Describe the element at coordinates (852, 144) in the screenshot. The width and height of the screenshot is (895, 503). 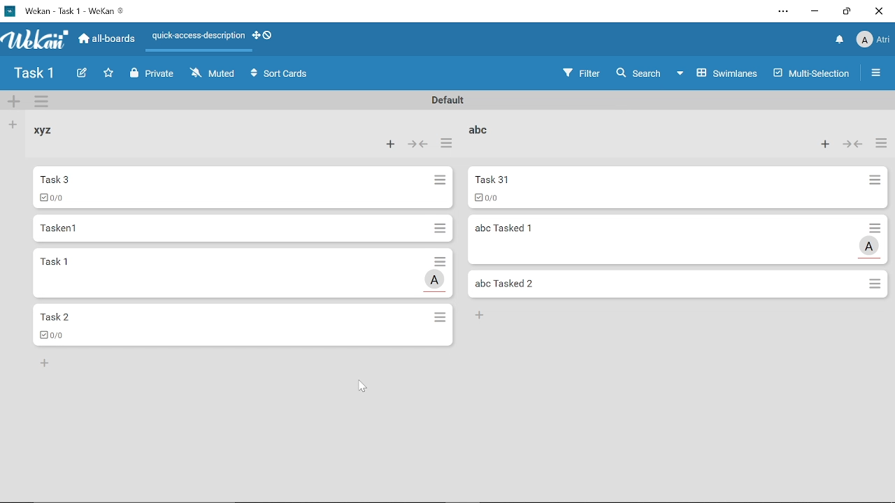
I see `Forward/back` at that location.